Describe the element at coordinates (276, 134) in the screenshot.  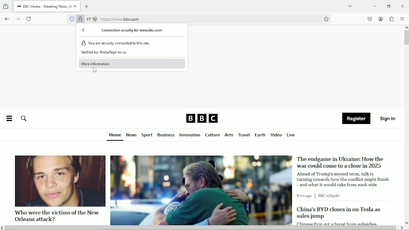
I see `Video` at that location.